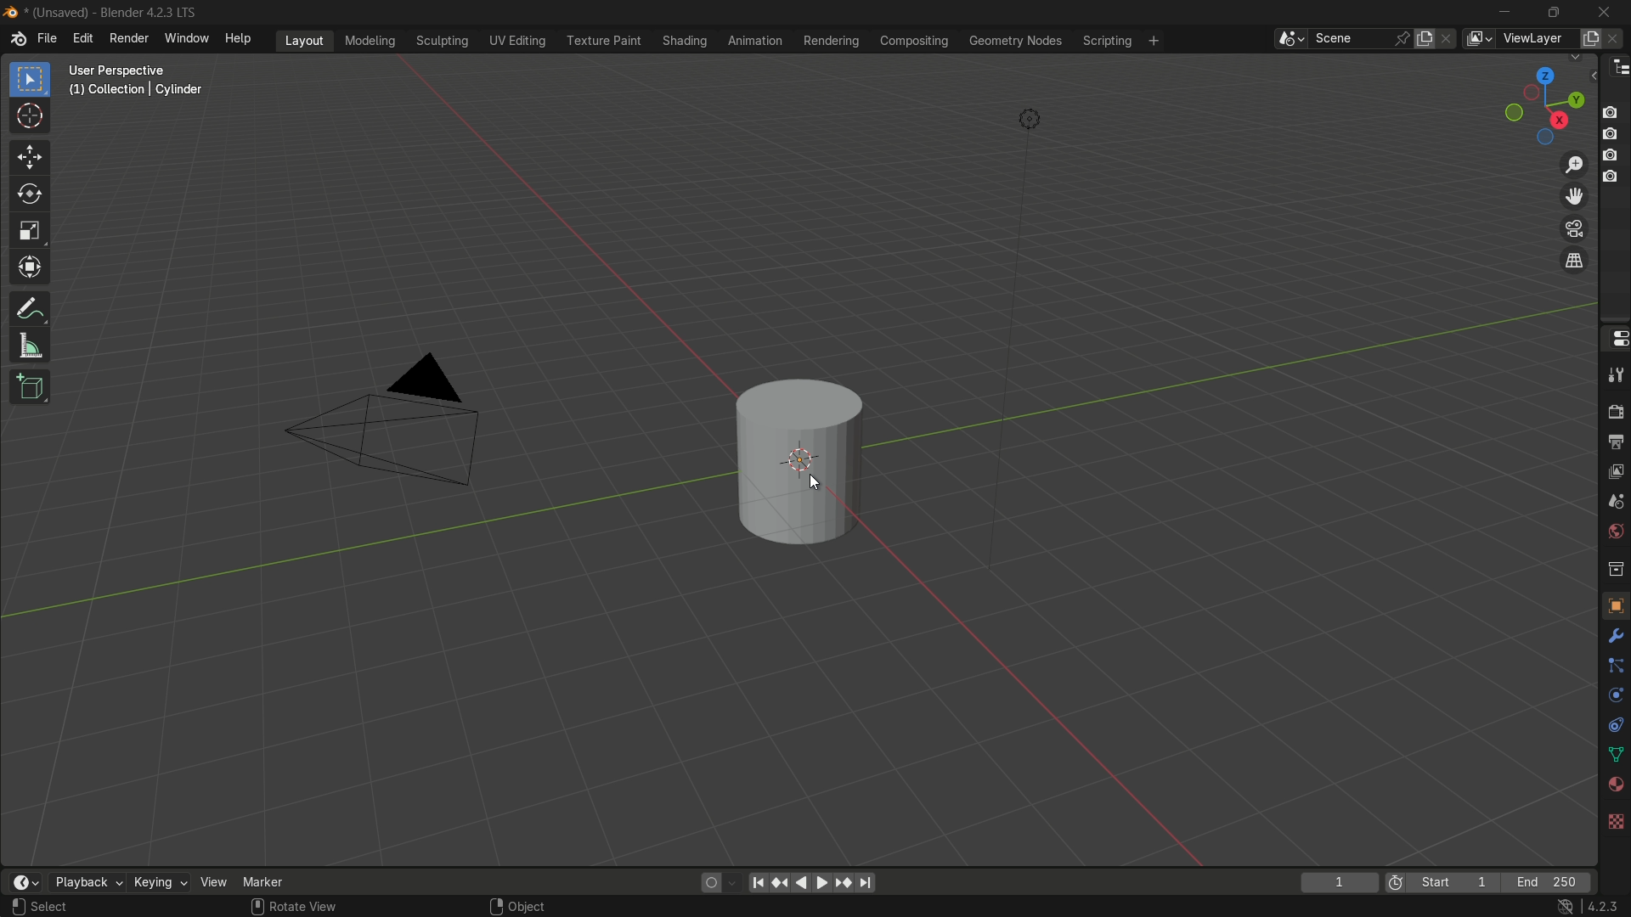 The height and width of the screenshot is (917, 1631). What do you see at coordinates (1572, 227) in the screenshot?
I see `toggle camera view` at bounding box center [1572, 227].